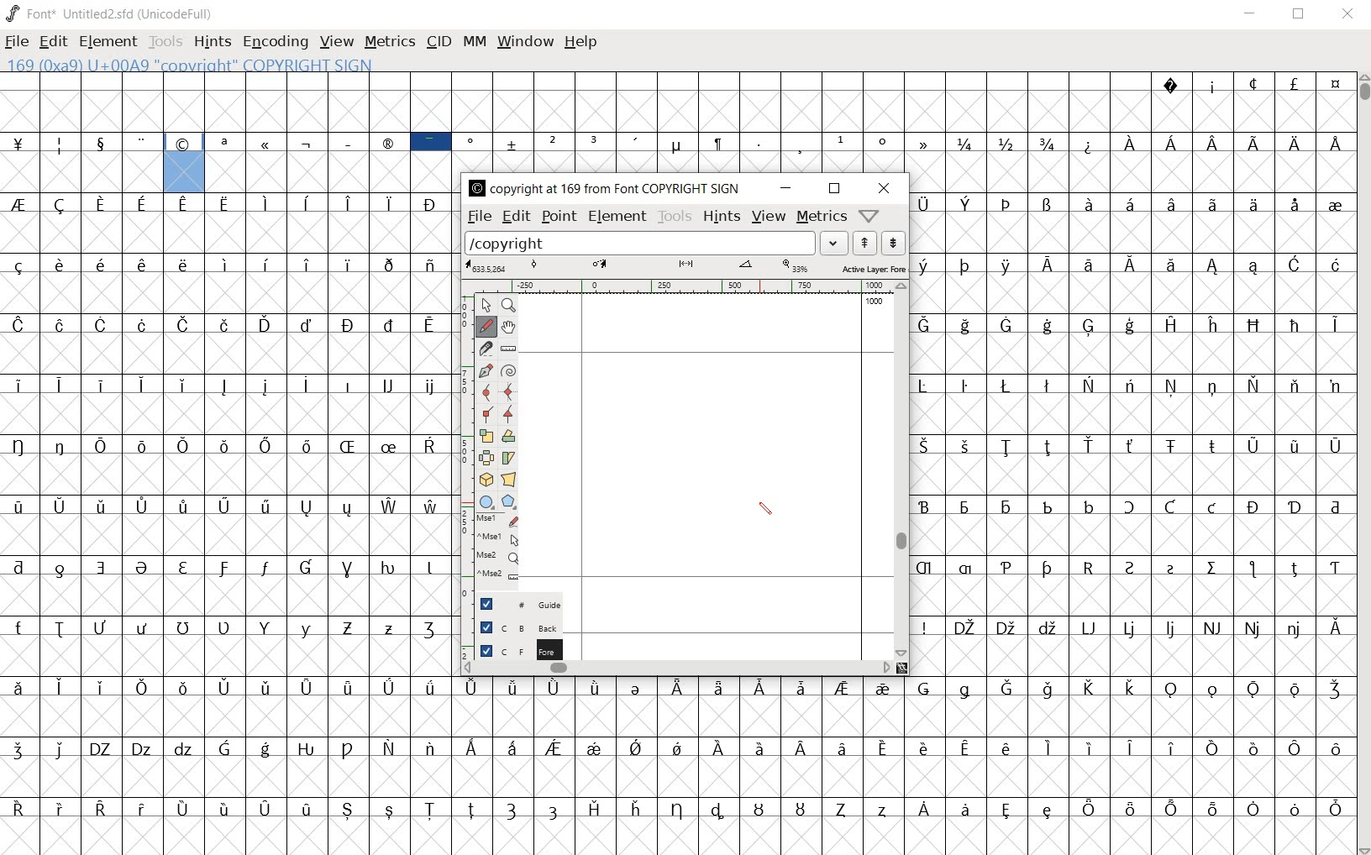 The image size is (1371, 855). Describe the element at coordinates (495, 549) in the screenshot. I see `mse1 mse1 mse2 mse2` at that location.